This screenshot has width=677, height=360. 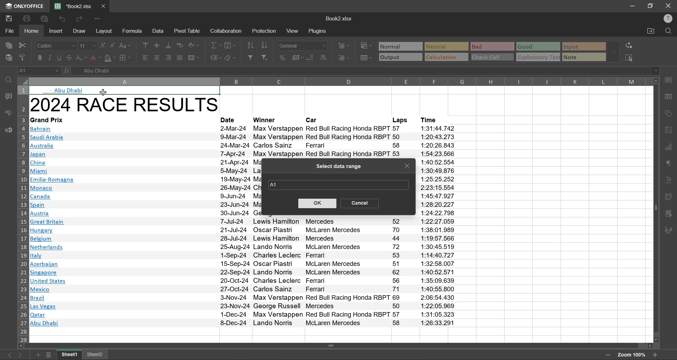 What do you see at coordinates (649, 32) in the screenshot?
I see `open location` at bounding box center [649, 32].